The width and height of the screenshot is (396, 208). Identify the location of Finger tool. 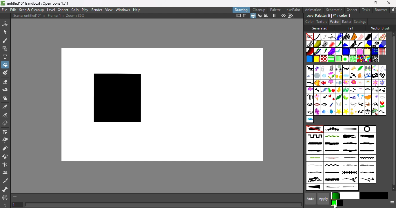
(6, 99).